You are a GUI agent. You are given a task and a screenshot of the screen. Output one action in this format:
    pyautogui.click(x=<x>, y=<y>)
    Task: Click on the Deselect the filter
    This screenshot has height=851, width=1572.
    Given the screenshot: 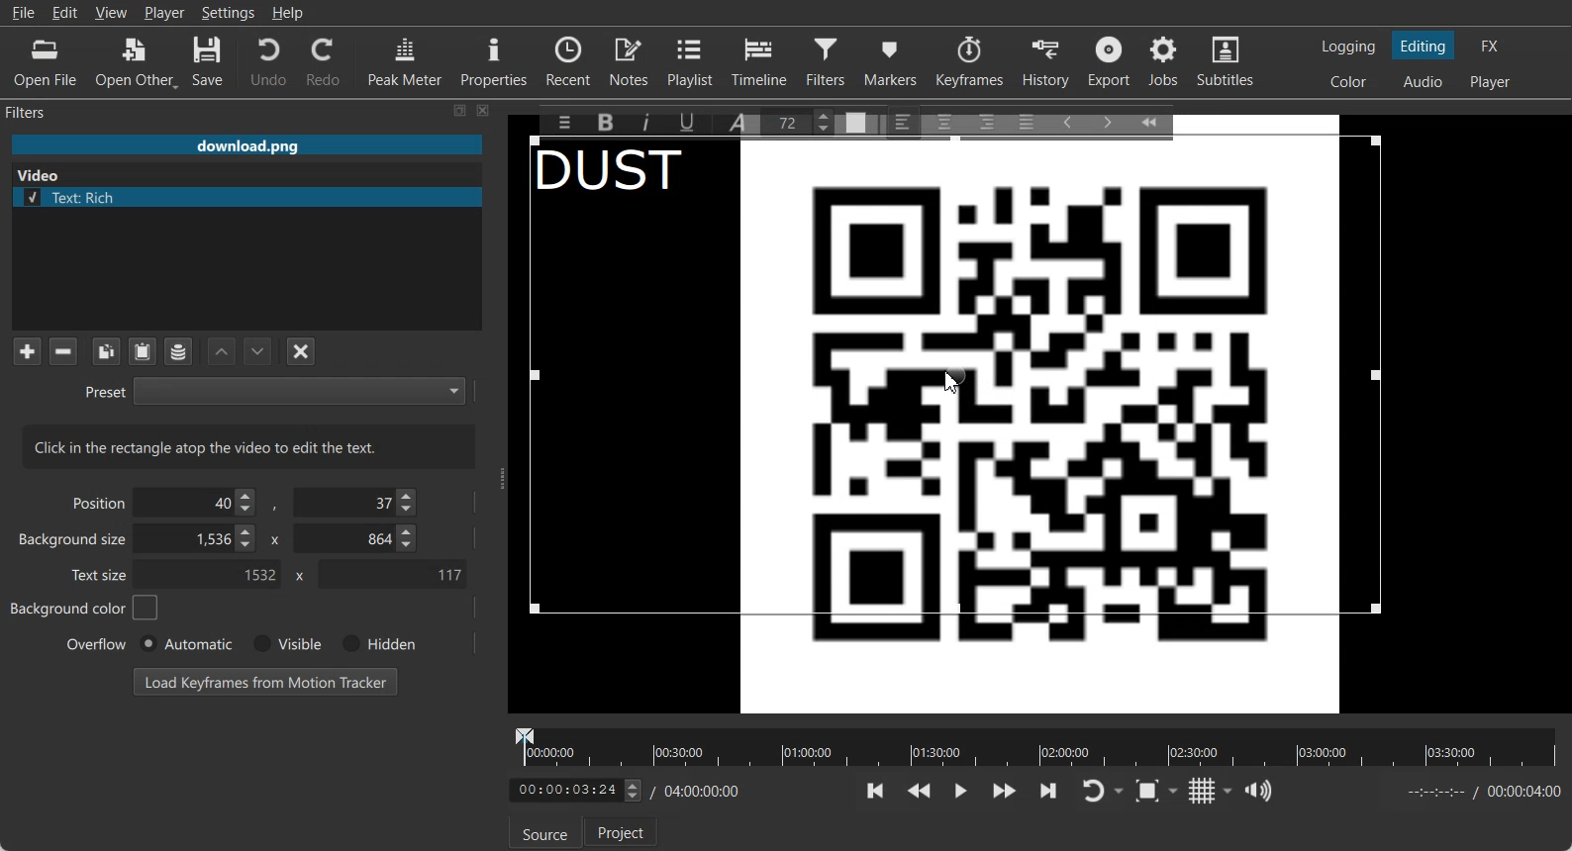 What is the action you would take?
    pyautogui.click(x=302, y=351)
    